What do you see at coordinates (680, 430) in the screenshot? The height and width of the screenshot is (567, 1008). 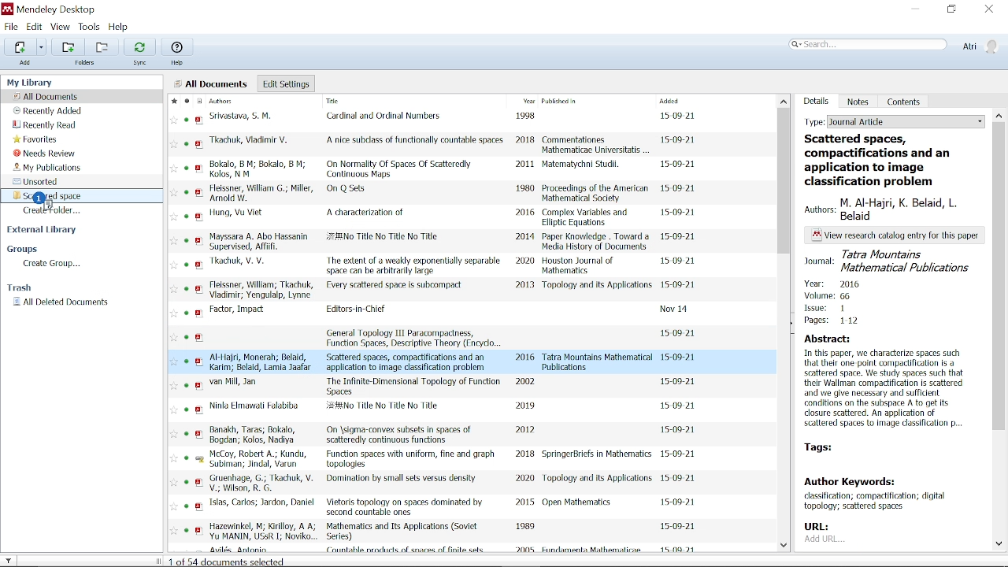 I see `date` at bounding box center [680, 430].